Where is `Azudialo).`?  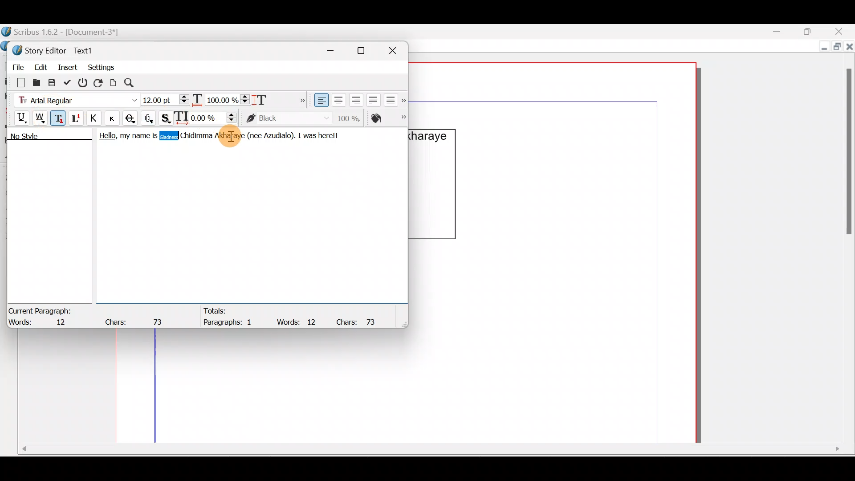 Azudialo). is located at coordinates (280, 135).